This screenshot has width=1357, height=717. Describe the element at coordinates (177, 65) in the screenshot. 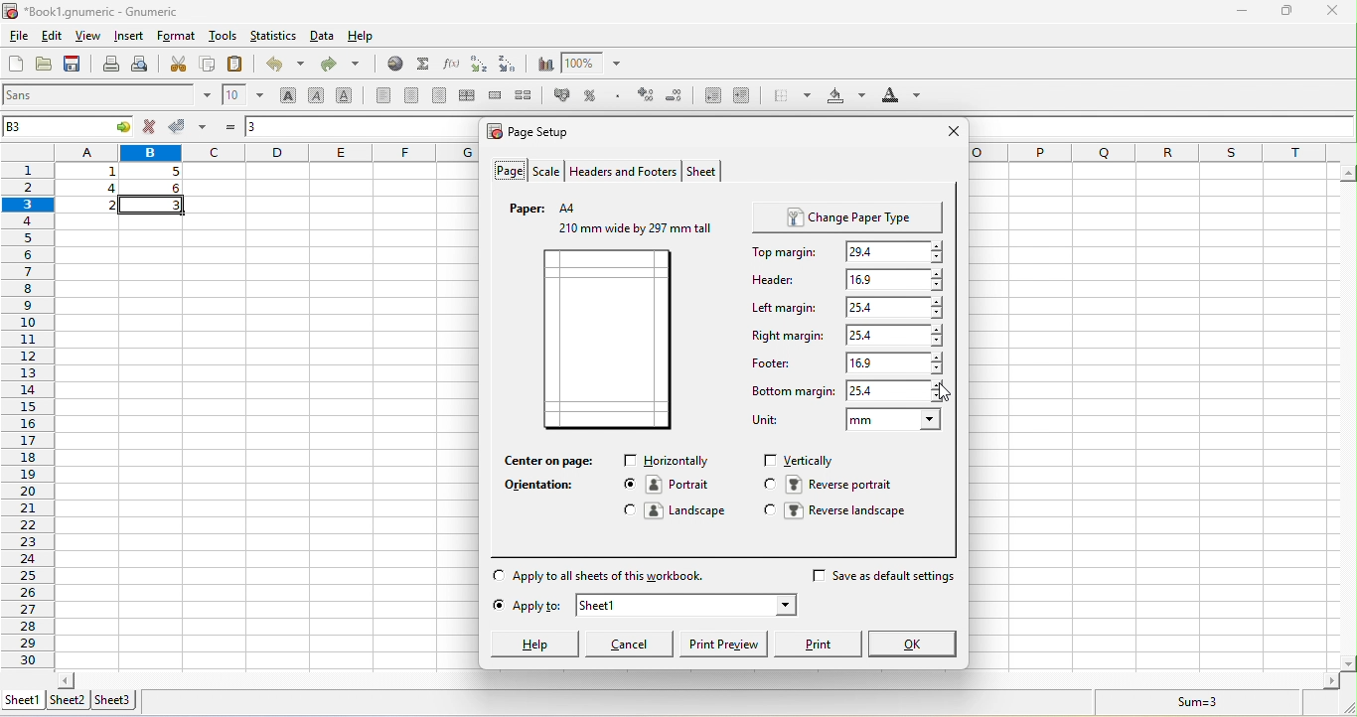

I see `cut` at that location.